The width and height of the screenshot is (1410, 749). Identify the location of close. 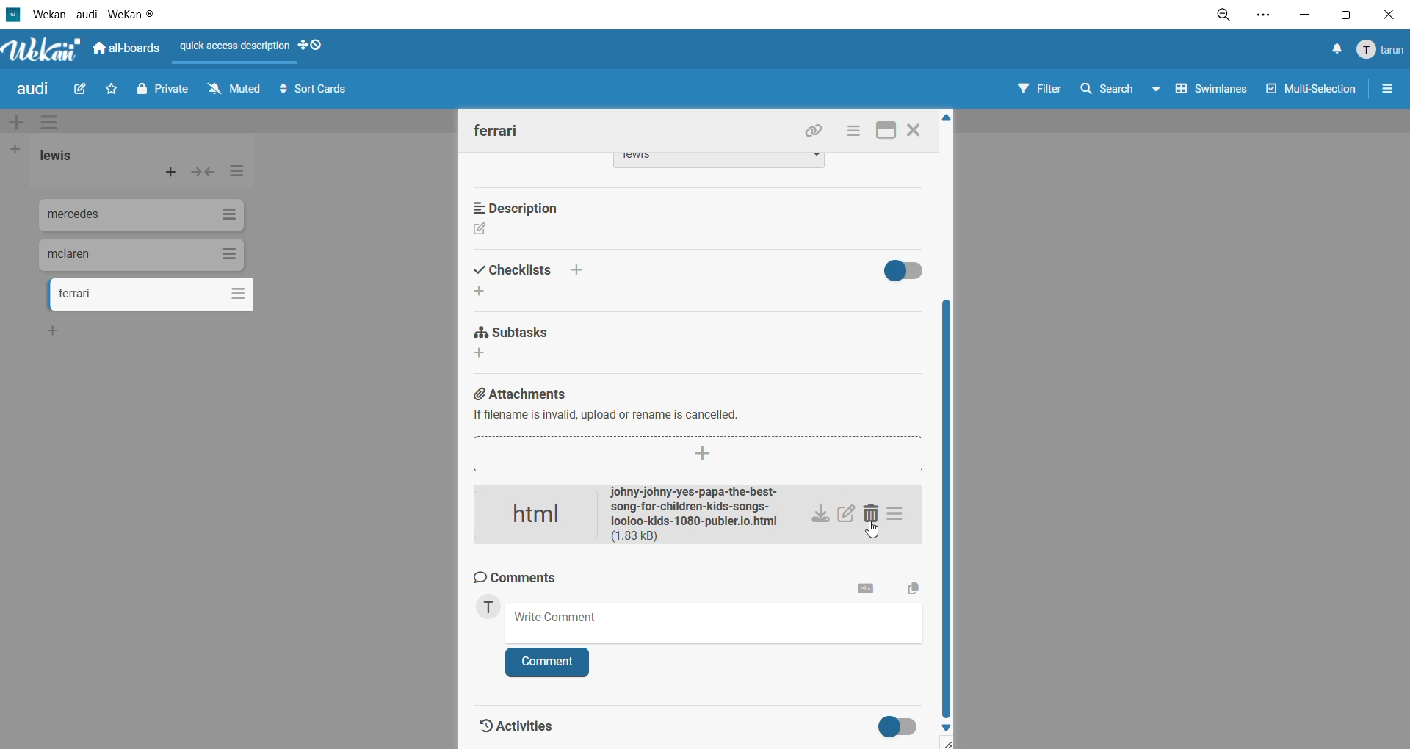
(1386, 14).